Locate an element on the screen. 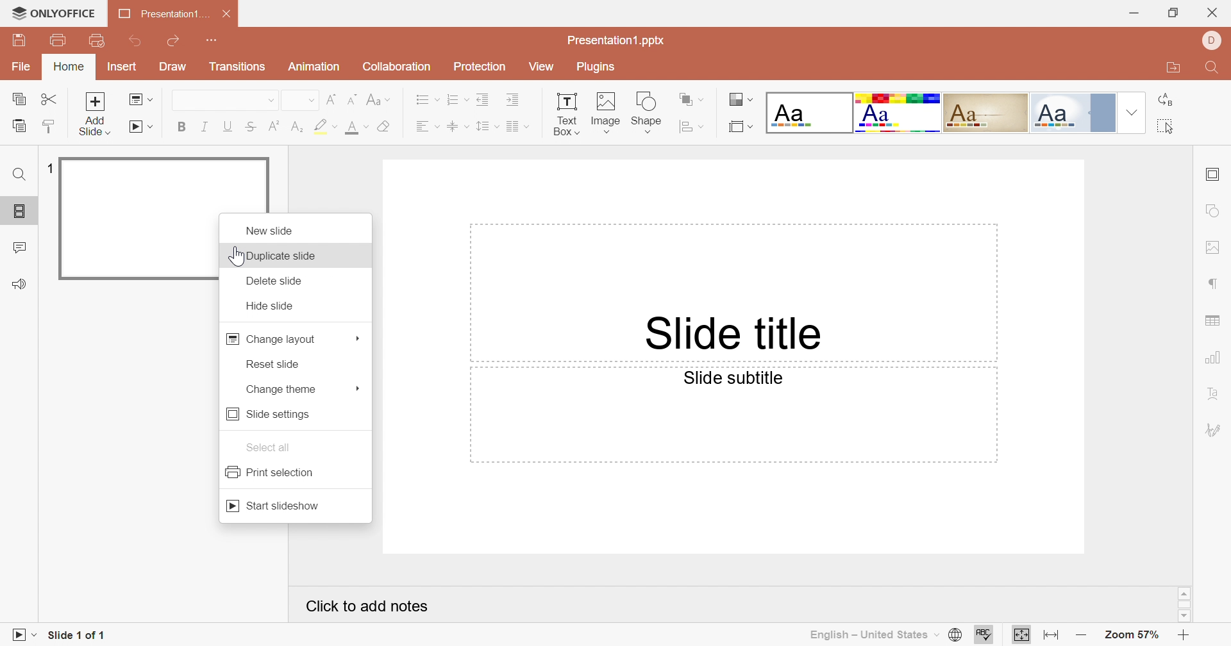 The width and height of the screenshot is (1231, 646). Drop Down is located at coordinates (757, 100).